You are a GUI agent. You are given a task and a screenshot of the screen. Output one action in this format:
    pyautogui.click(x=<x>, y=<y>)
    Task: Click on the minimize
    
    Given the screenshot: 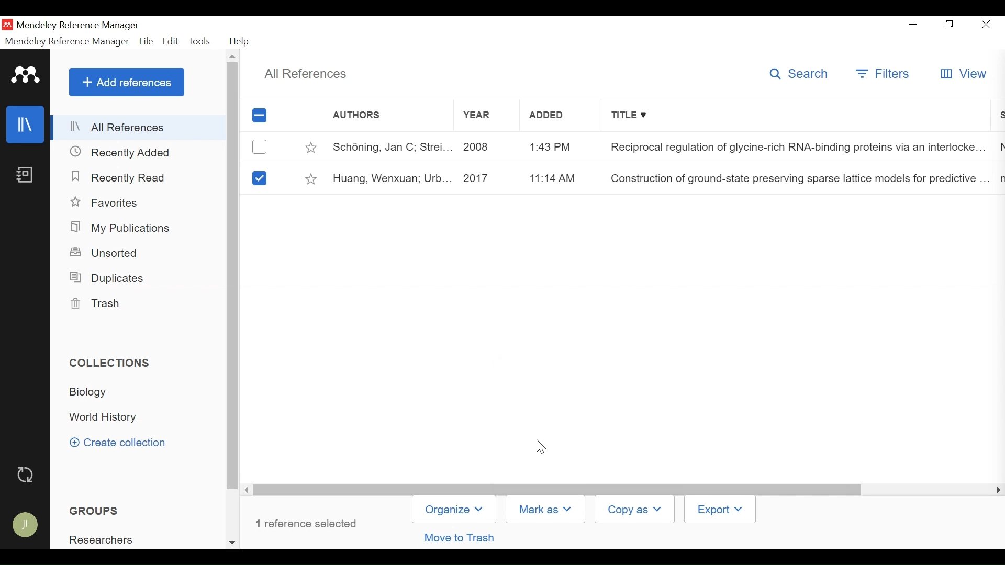 What is the action you would take?
    pyautogui.click(x=914, y=25)
    